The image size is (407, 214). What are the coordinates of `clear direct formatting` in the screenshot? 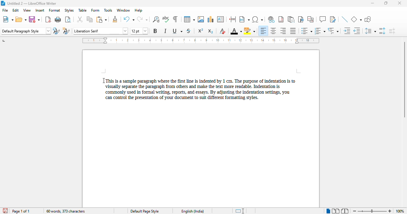 It's located at (223, 31).